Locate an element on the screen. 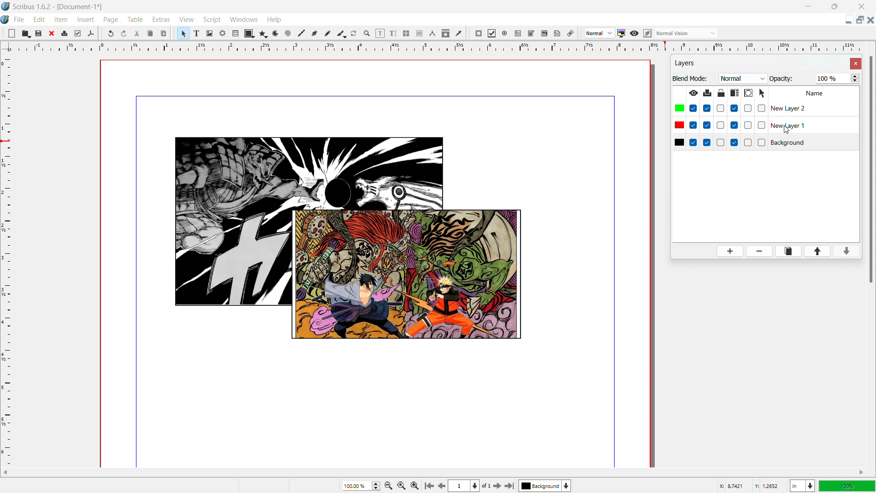 Image resolution: width=876 pixels, height=493 pixels. delete layer is located at coordinates (759, 252).